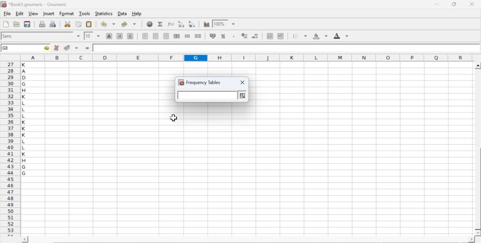  Describe the element at coordinates (16, 24) in the screenshot. I see `open` at that location.